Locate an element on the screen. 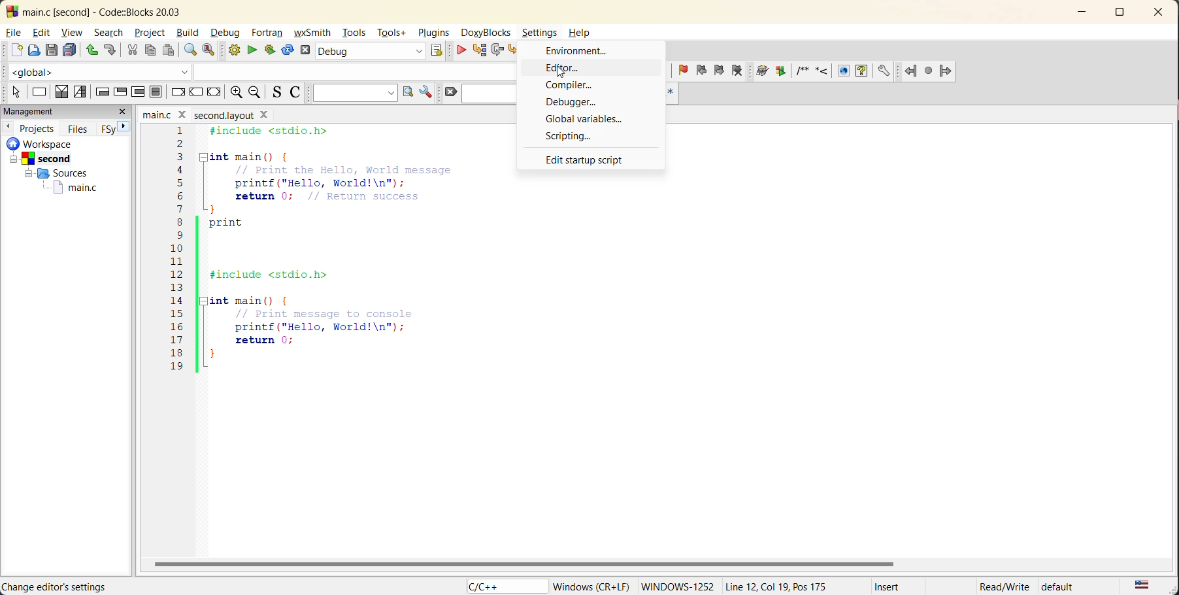  windows is located at coordinates (676, 586).